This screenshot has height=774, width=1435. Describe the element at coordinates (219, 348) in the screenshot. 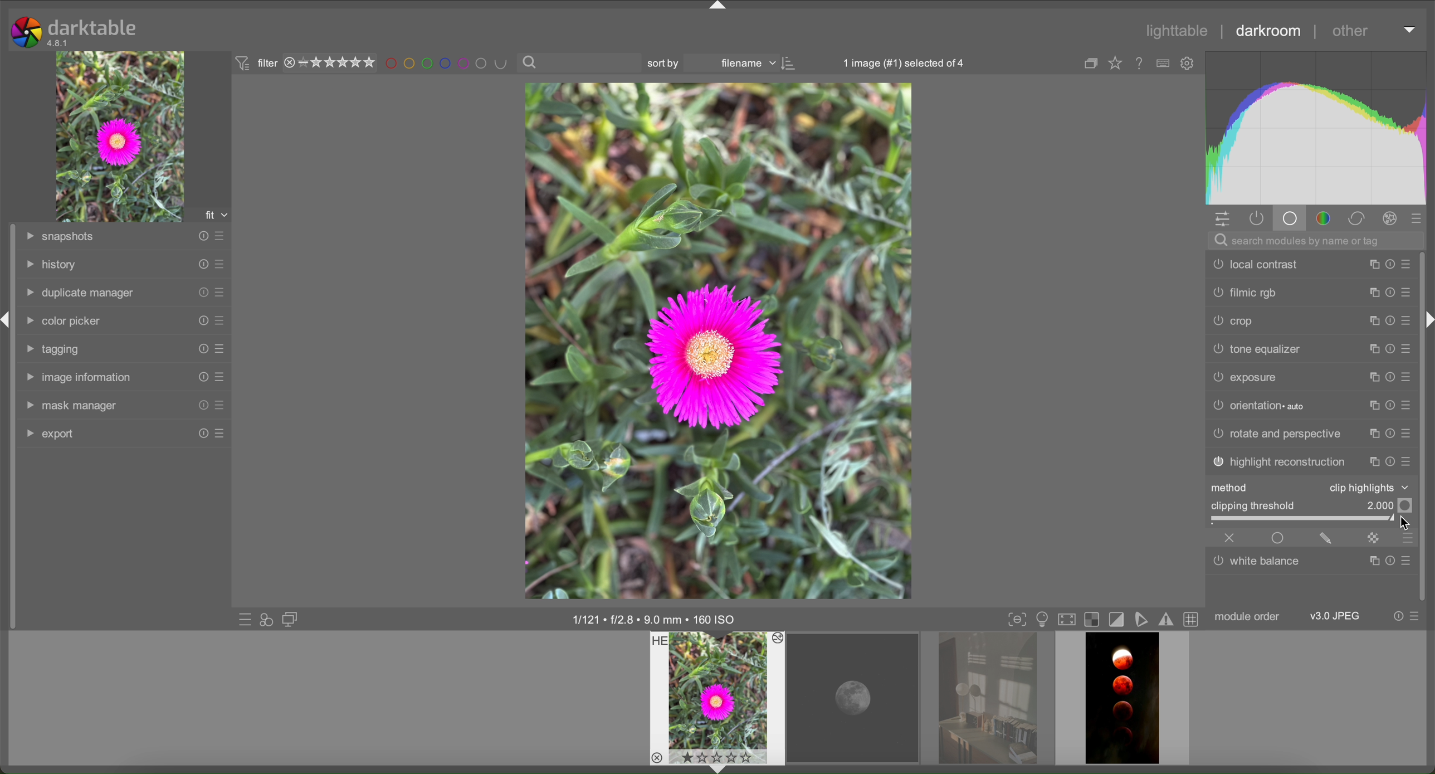

I see `presets` at that location.